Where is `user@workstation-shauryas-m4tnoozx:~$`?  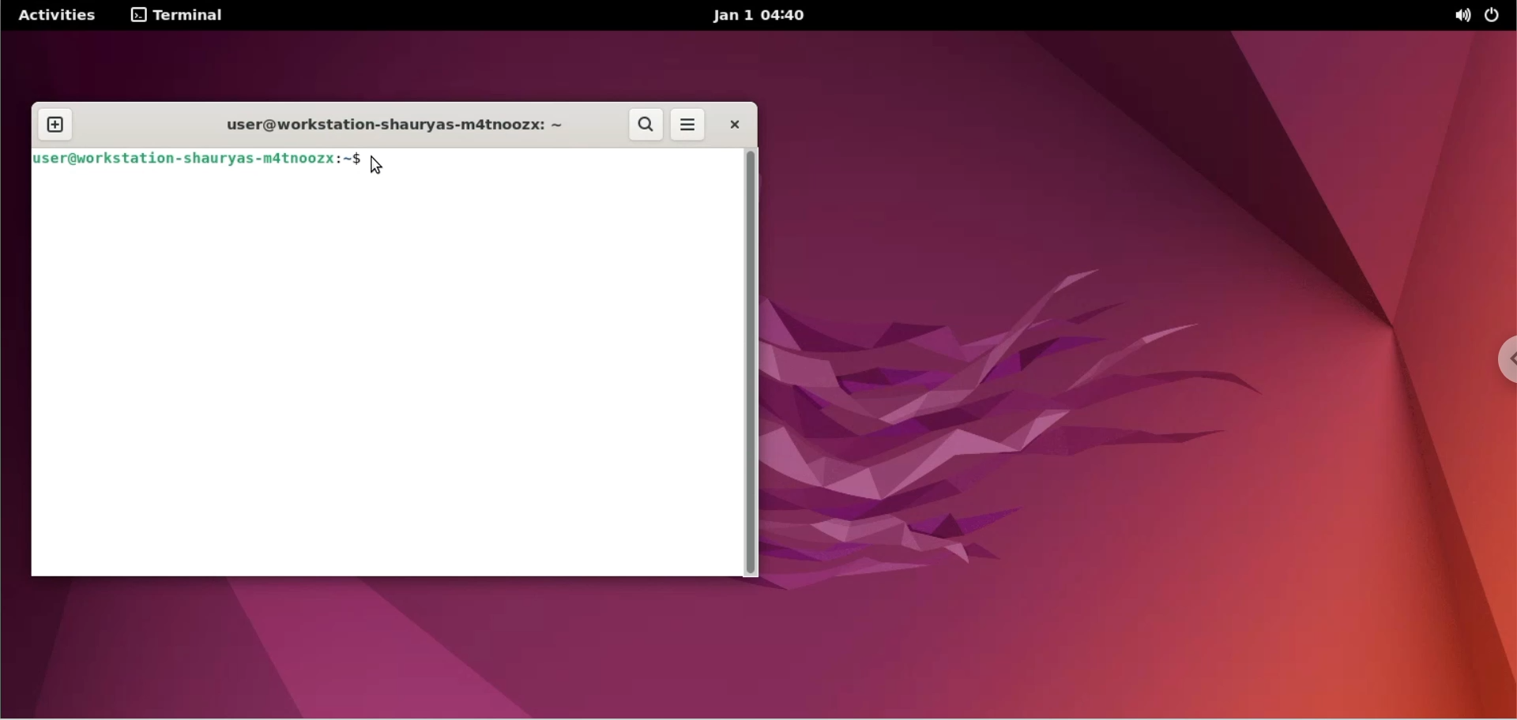 user@workstation-shauryas-m4tnoozx:~$ is located at coordinates (194, 161).